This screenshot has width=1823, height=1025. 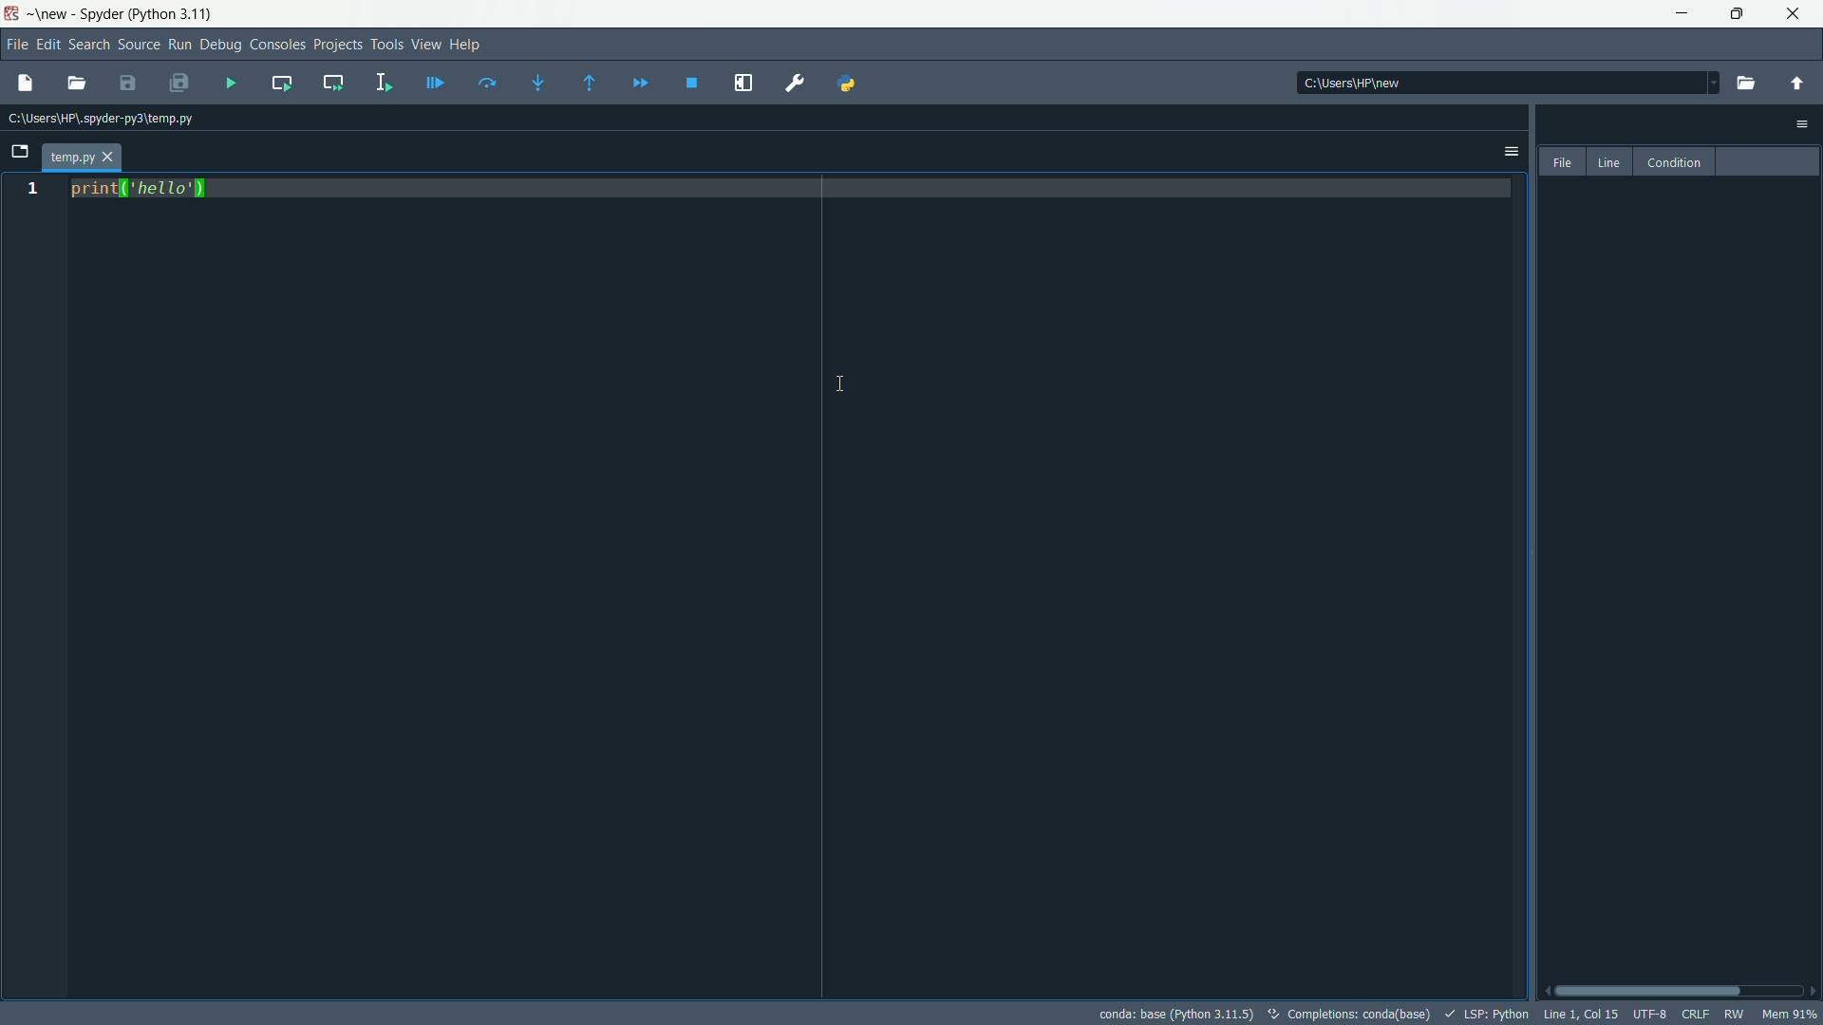 I want to click on browse directory, so click(x=1744, y=83).